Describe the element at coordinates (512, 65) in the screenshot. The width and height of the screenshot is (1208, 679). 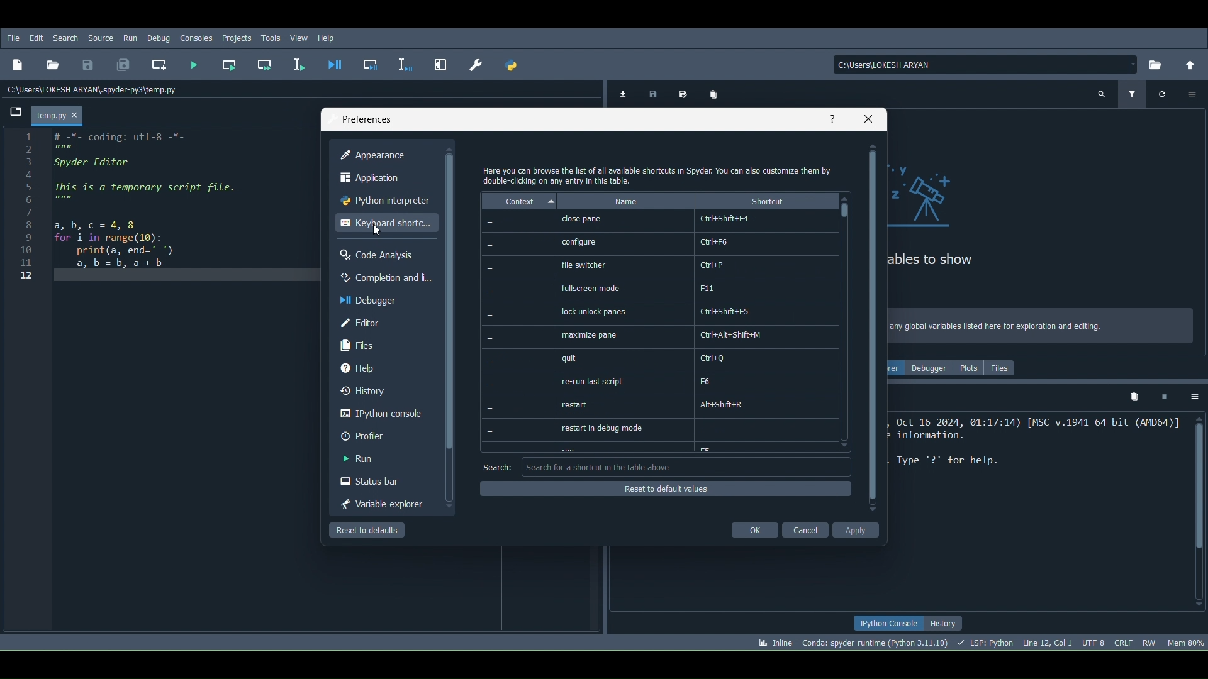
I see `PYTHONPATH manager` at that location.